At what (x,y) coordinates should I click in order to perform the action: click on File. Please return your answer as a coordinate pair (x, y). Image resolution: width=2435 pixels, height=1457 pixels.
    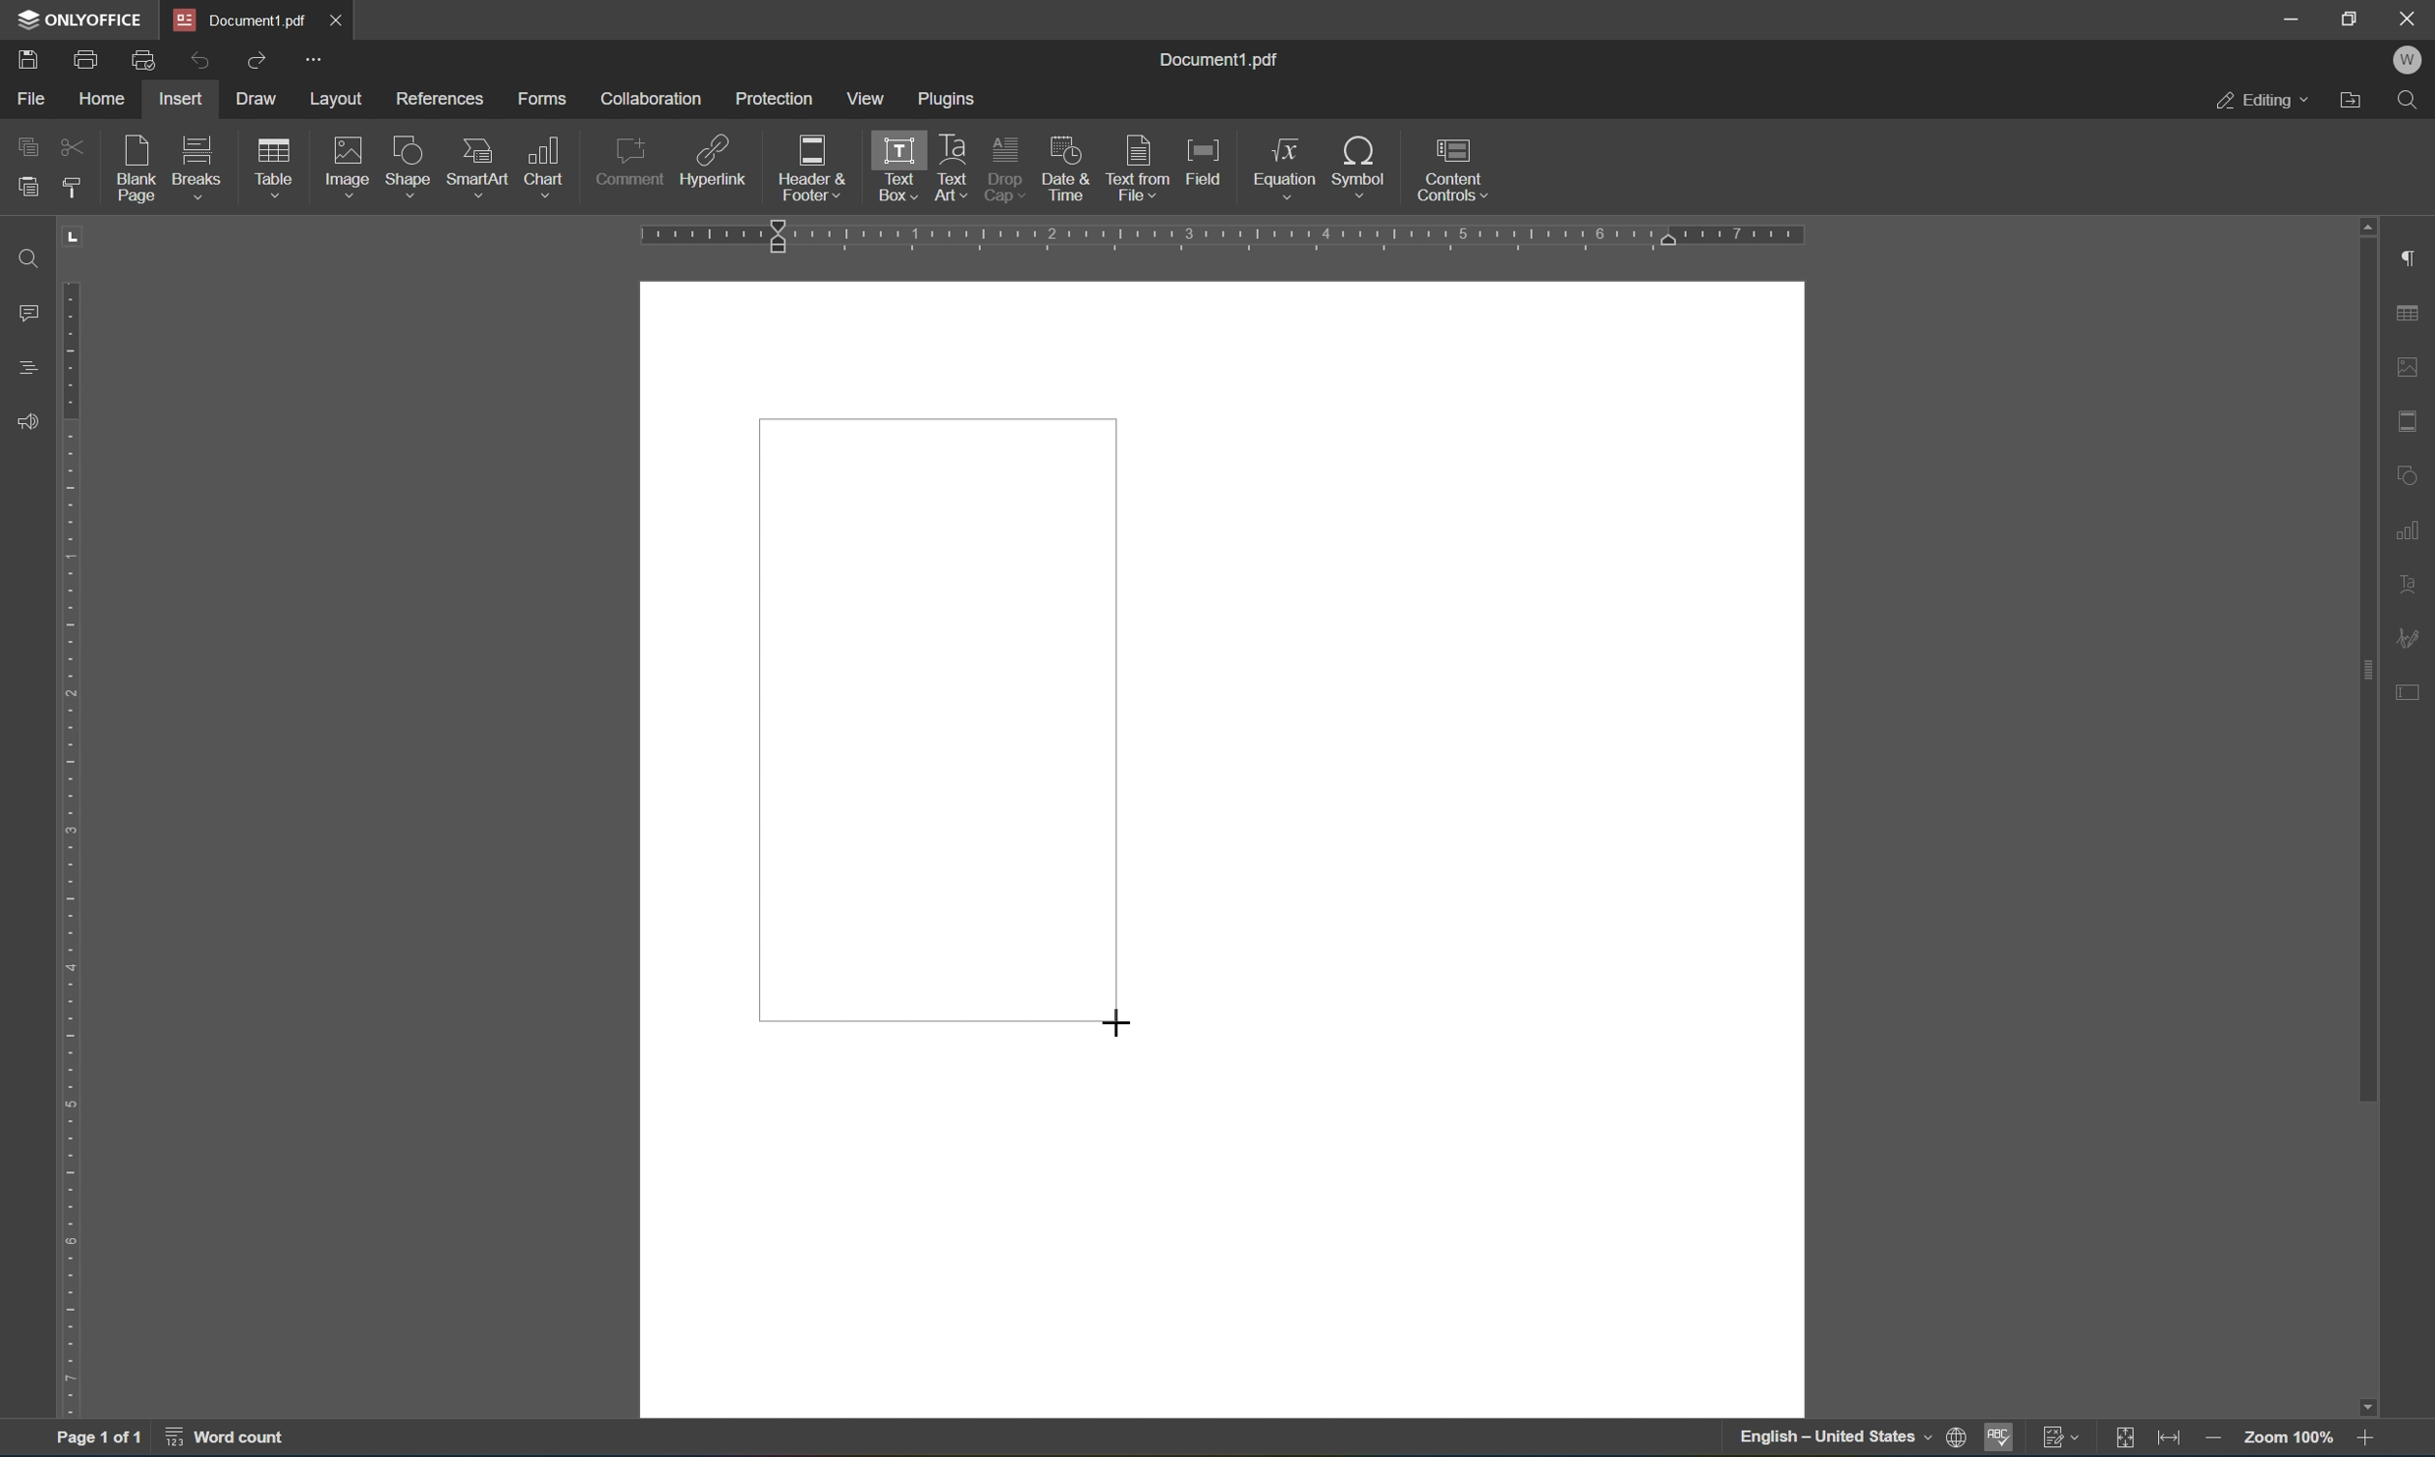
    Looking at the image, I should click on (32, 101).